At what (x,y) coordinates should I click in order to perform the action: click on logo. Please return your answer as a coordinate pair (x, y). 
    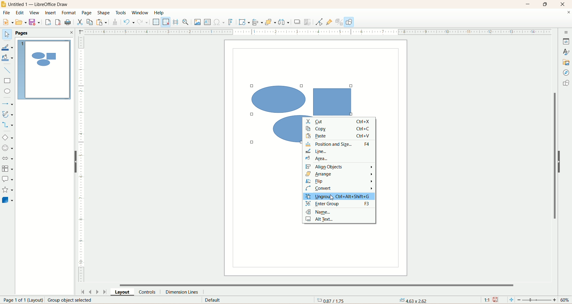
    Looking at the image, I should click on (4, 4).